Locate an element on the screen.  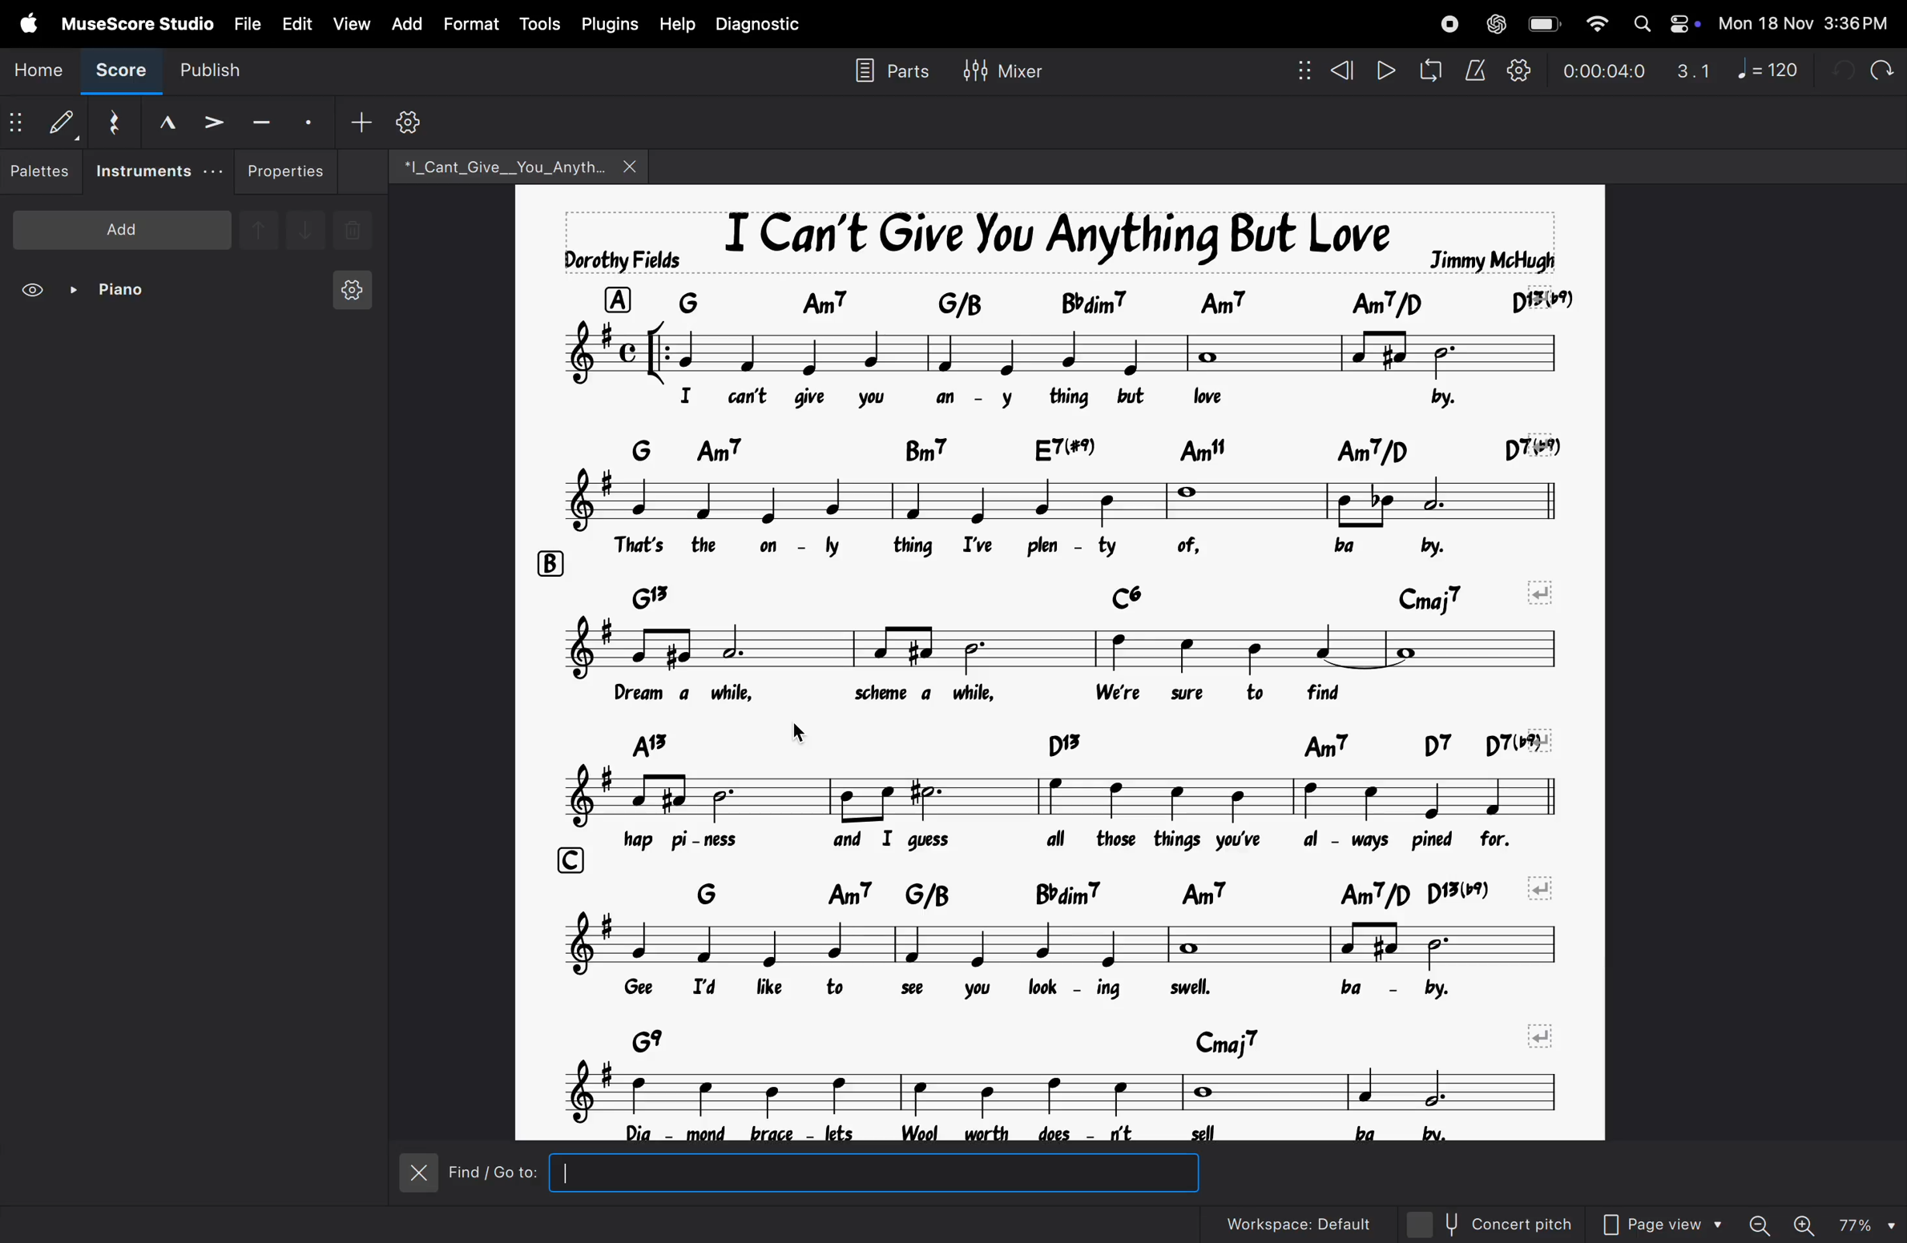
mixer is located at coordinates (1001, 68).